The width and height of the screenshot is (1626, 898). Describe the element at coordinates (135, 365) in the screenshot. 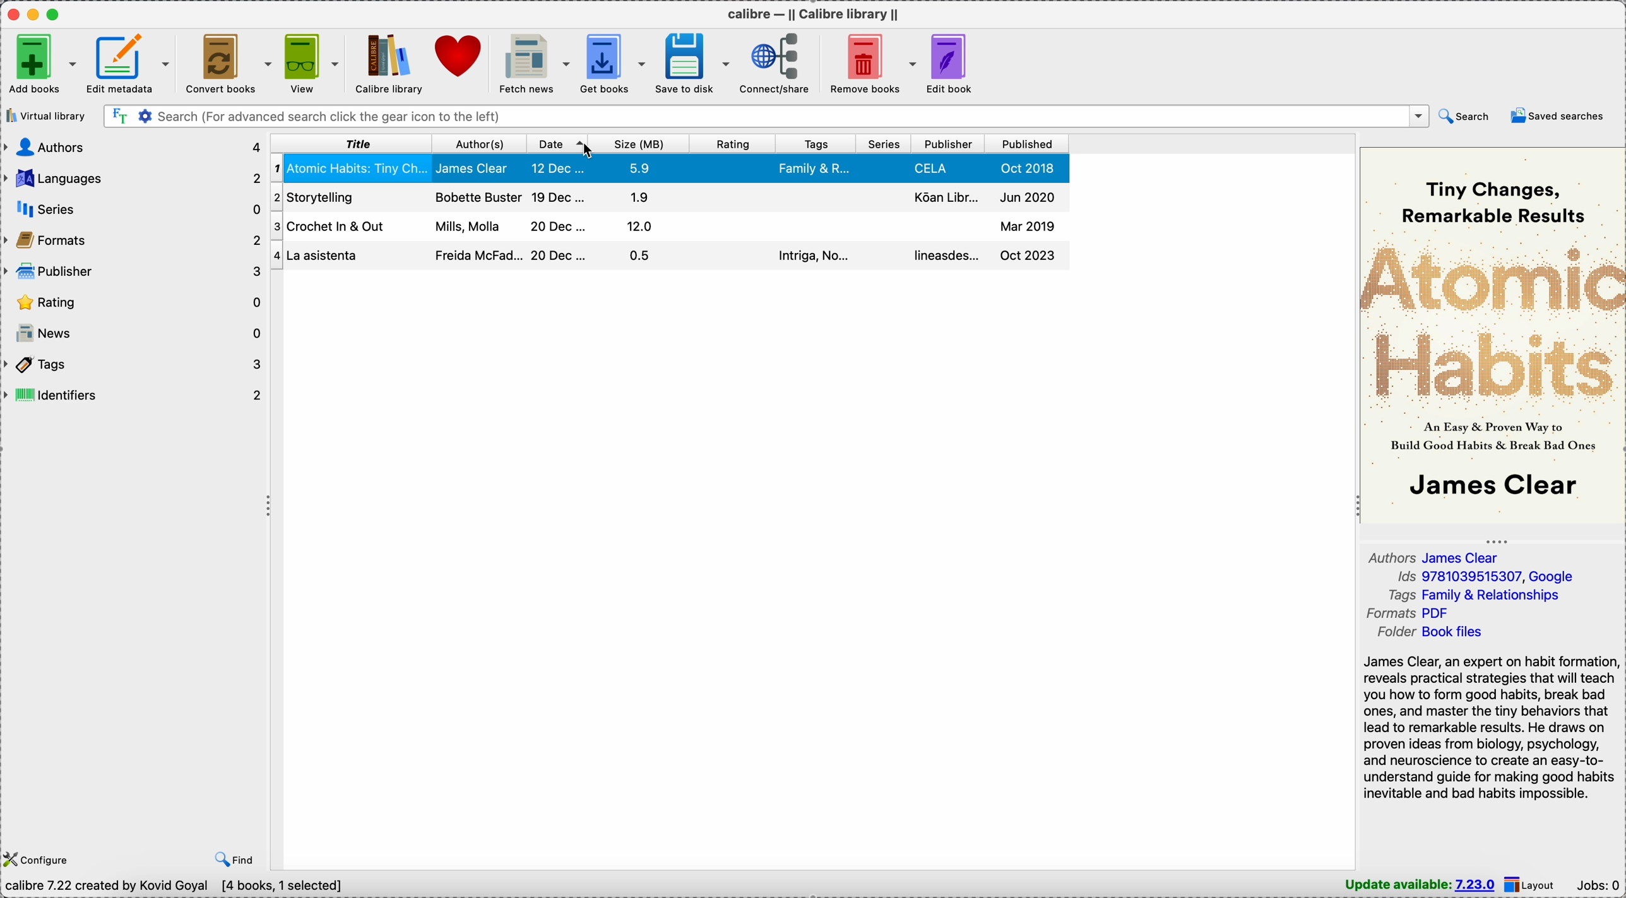

I see `tags` at that location.